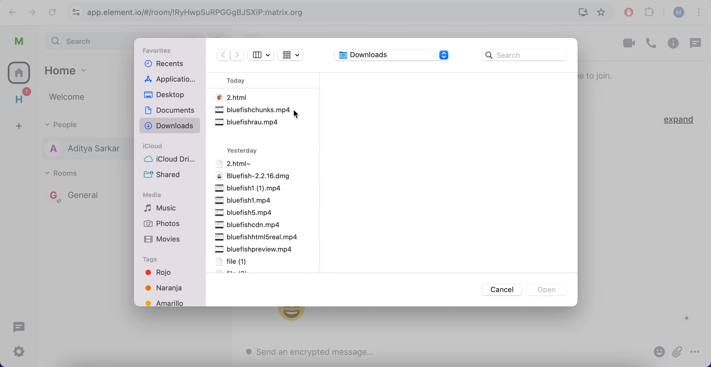  What do you see at coordinates (19, 97) in the screenshot?
I see `home` at bounding box center [19, 97].